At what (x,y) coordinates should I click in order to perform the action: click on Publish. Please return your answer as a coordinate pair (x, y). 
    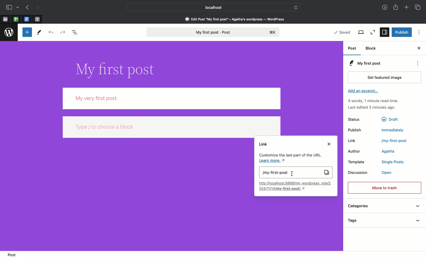
    Looking at the image, I should click on (401, 32).